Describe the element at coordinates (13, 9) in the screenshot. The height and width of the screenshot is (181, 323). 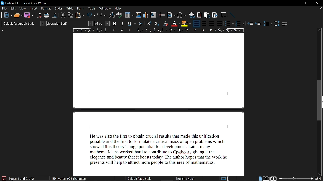
I see `Edit` at that location.